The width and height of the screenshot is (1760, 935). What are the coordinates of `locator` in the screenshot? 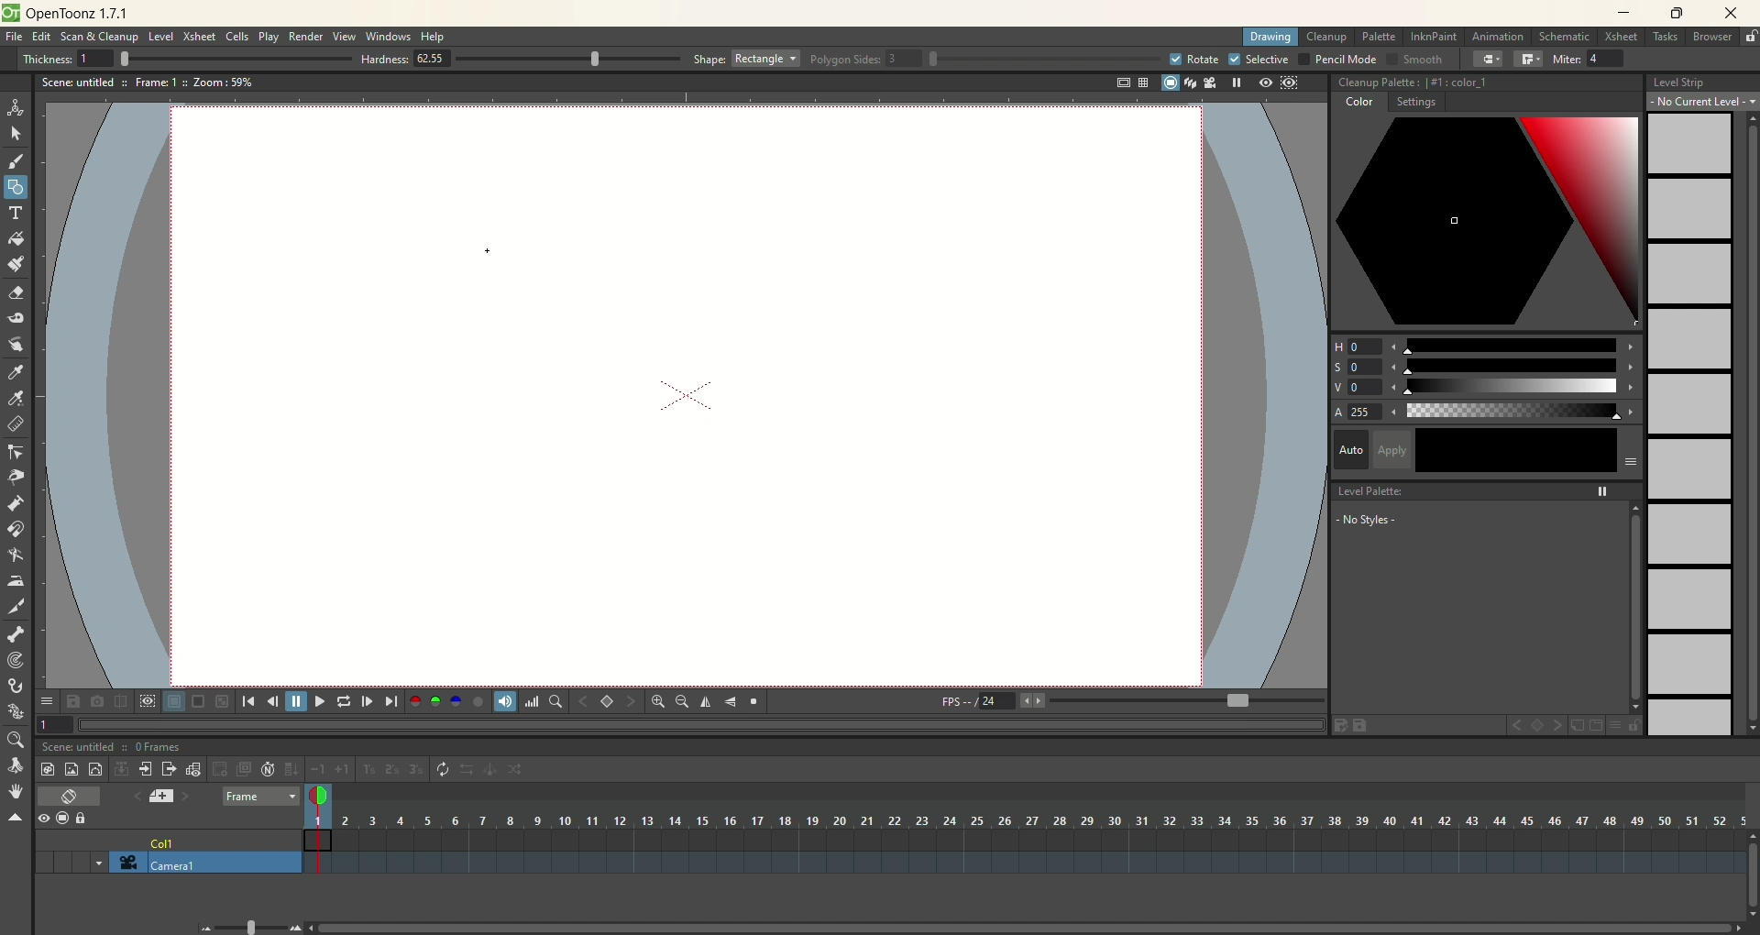 It's located at (555, 701).